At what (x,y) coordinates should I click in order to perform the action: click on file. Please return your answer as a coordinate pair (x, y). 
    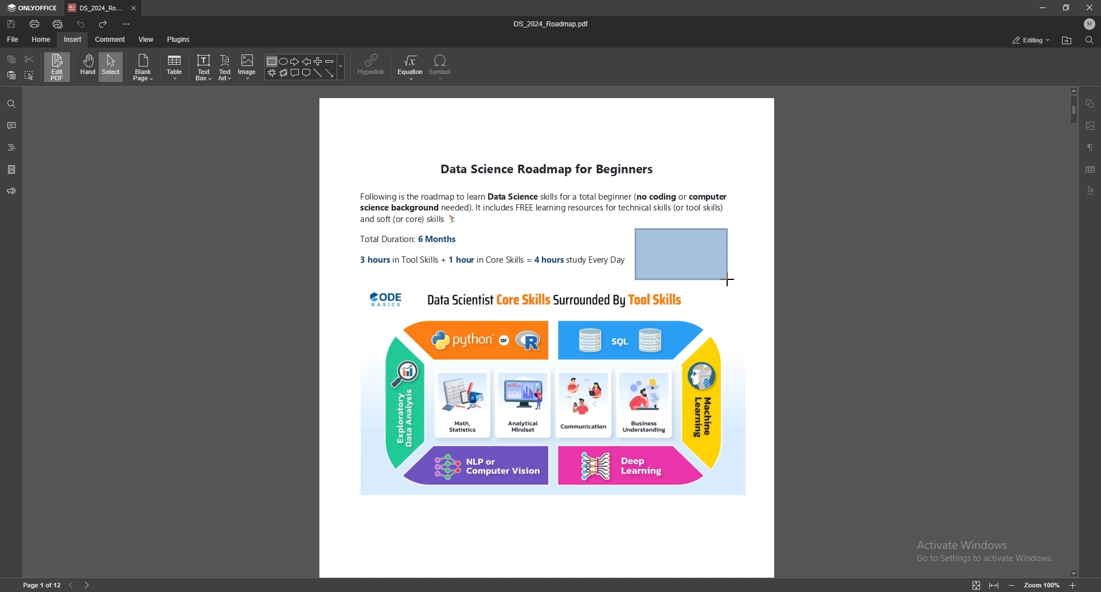
    Looking at the image, I should click on (13, 38).